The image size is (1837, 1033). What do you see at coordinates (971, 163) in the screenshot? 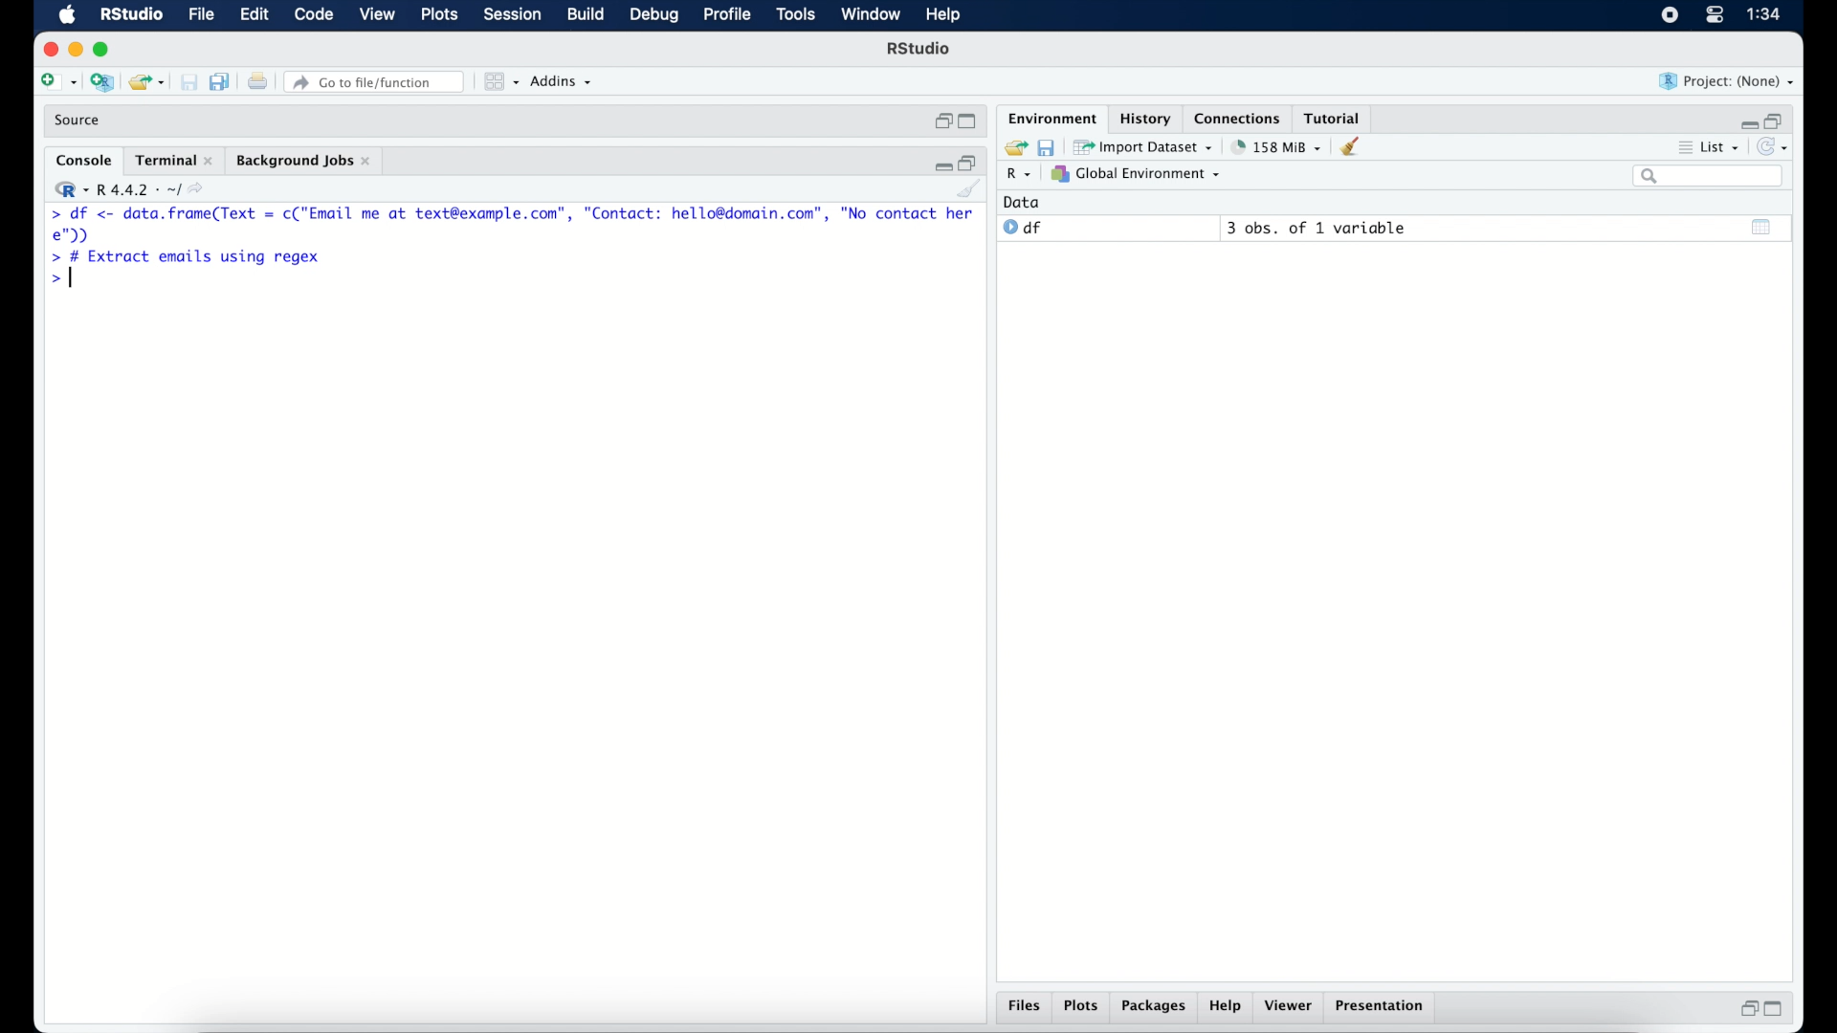
I see `restore down` at bounding box center [971, 163].